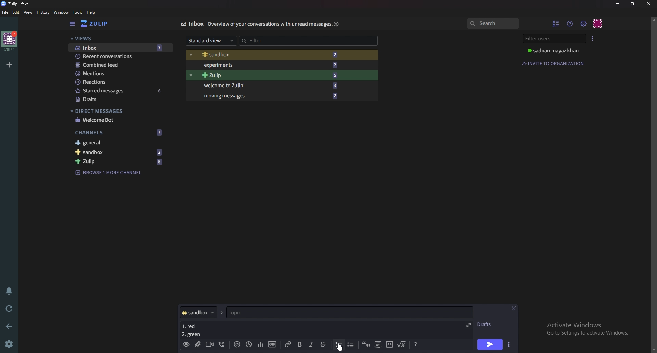  What do you see at coordinates (197, 345) in the screenshot?
I see `Add a file` at bounding box center [197, 345].